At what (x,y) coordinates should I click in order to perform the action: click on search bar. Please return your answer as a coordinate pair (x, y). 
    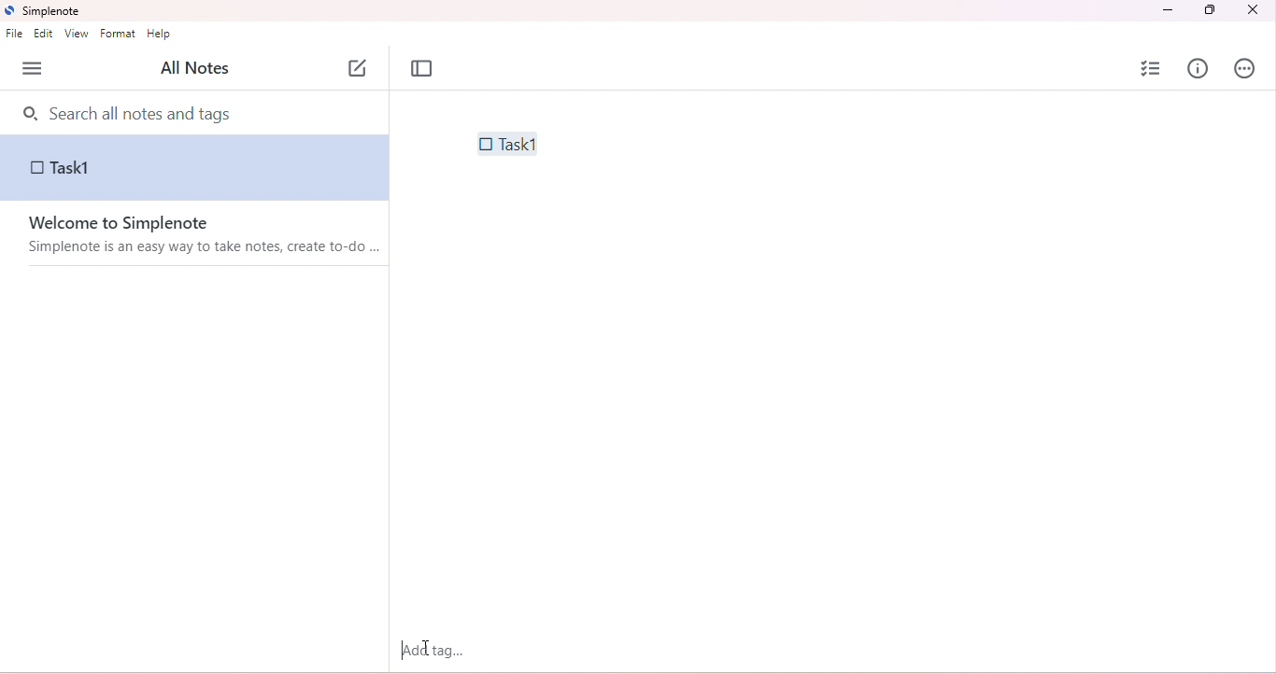
    Looking at the image, I should click on (198, 112).